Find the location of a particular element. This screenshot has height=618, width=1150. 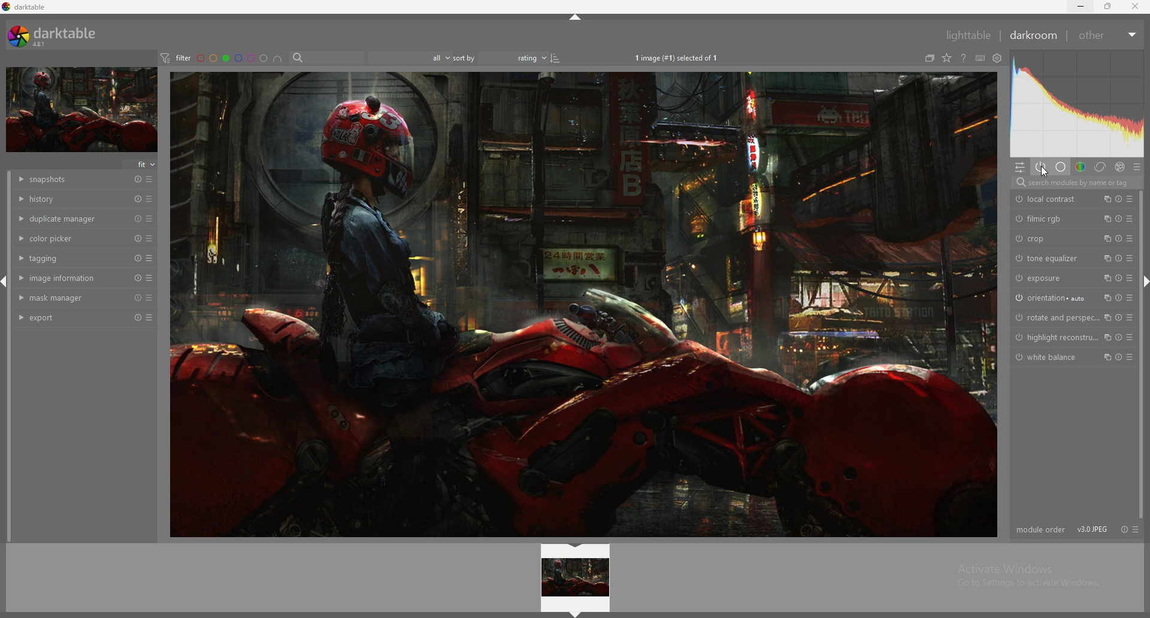

change type of overlays shown is located at coordinates (946, 58).